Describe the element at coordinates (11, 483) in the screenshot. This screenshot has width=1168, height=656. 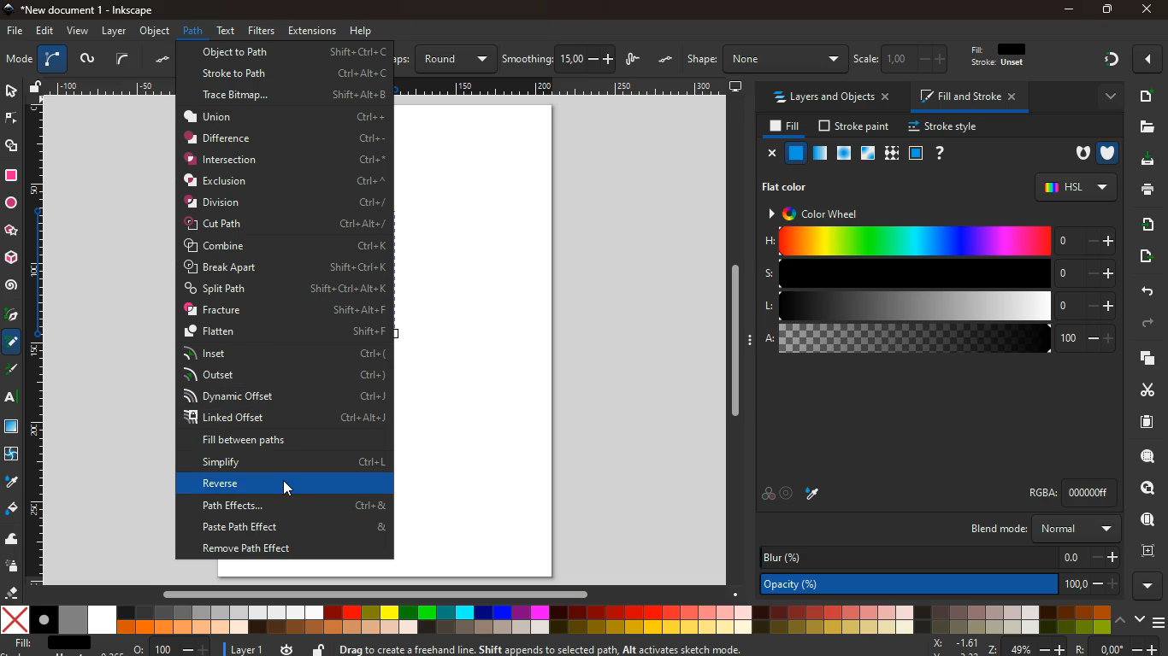
I see `drop` at that location.